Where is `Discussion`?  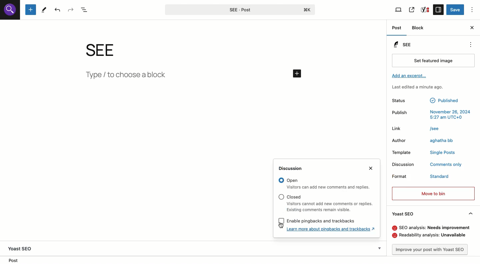
Discussion is located at coordinates (294, 169).